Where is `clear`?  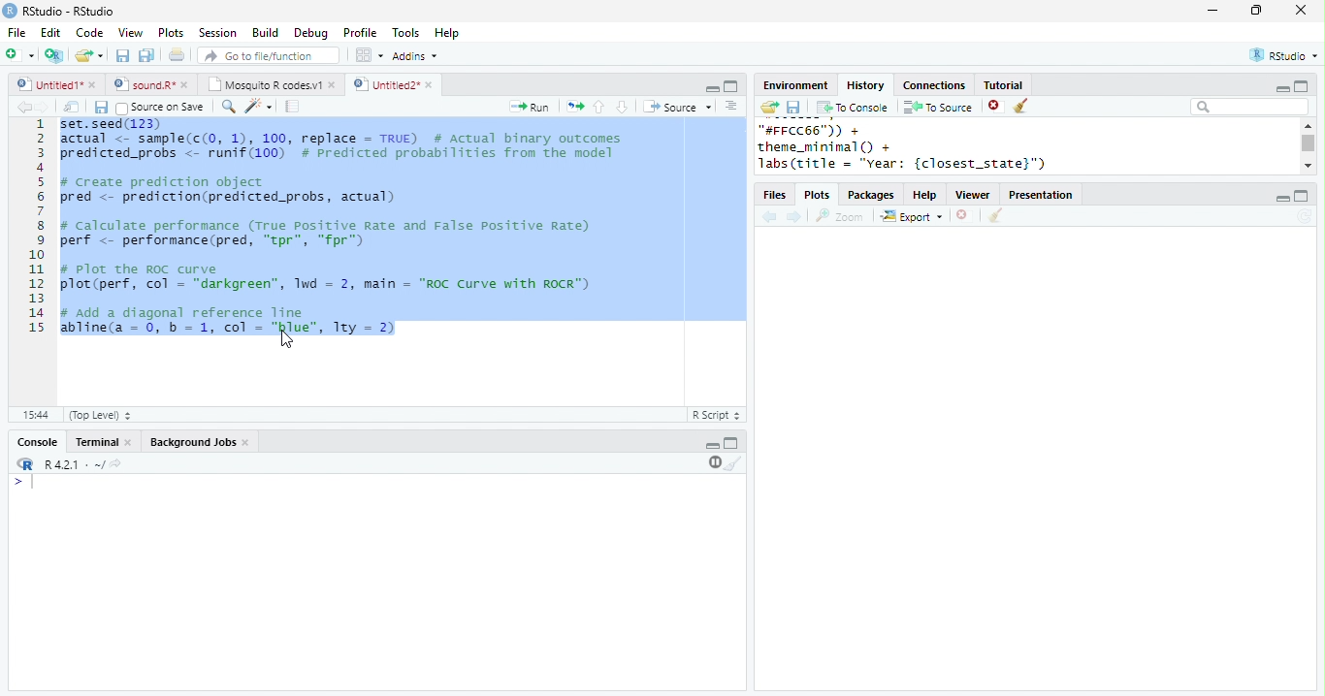
clear is located at coordinates (995, 216).